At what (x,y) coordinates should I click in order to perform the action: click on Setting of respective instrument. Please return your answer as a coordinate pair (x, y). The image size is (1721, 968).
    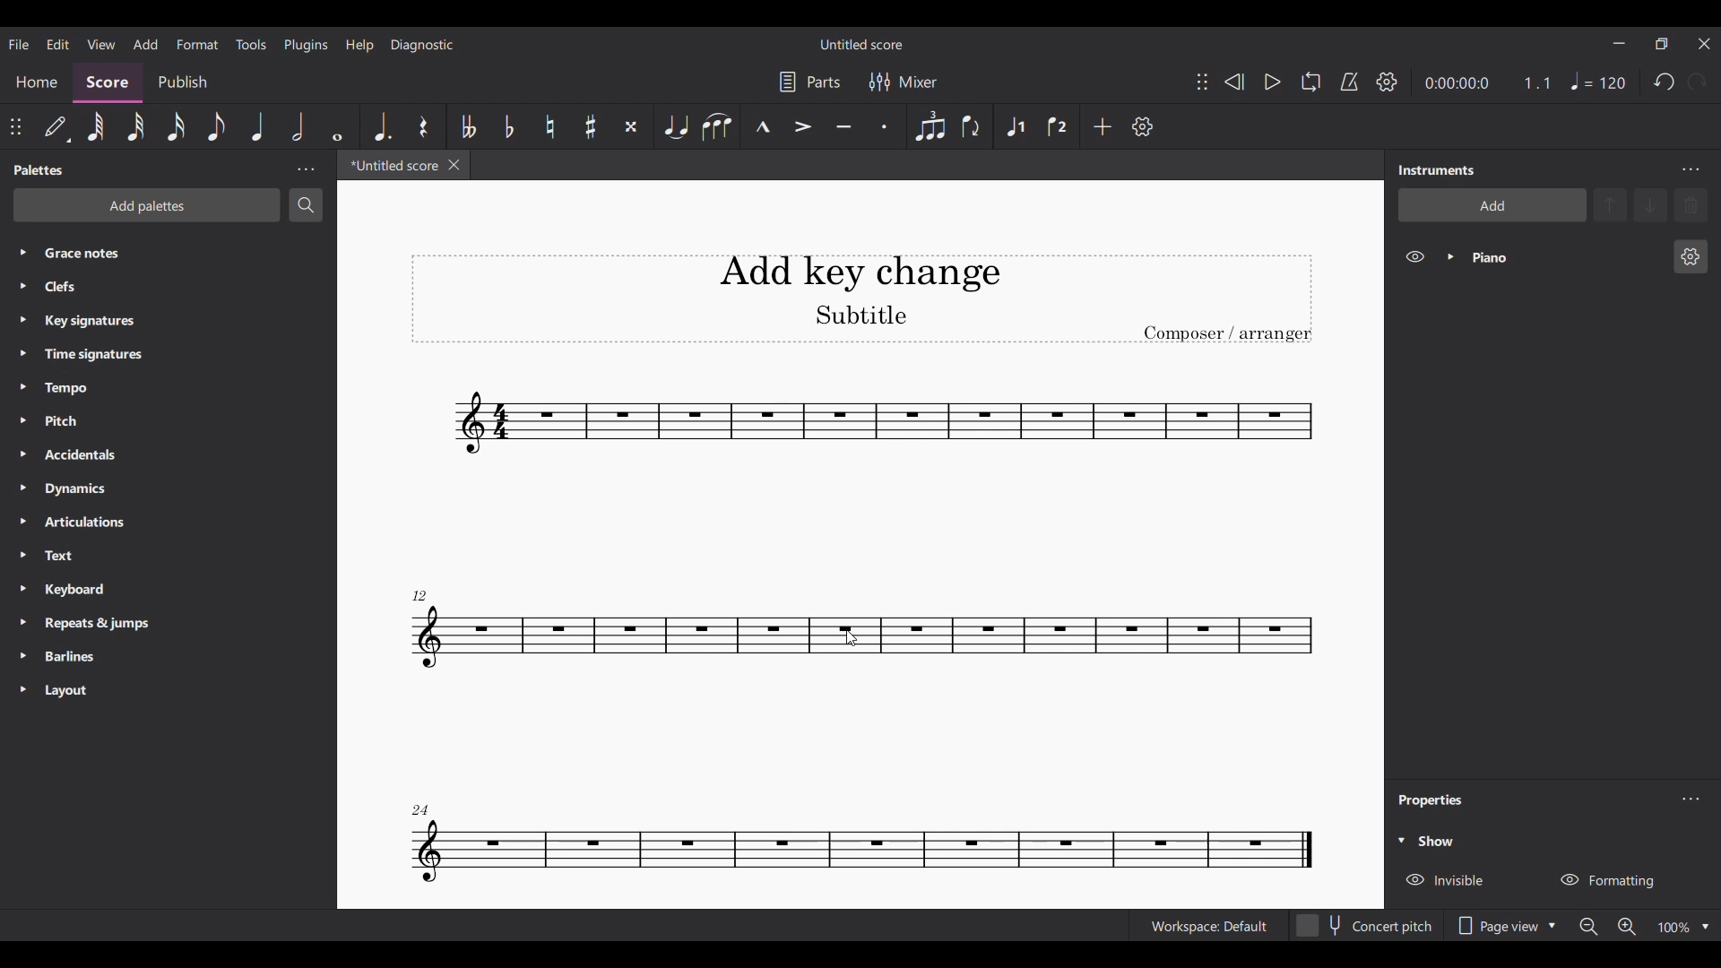
    Looking at the image, I should click on (1690, 256).